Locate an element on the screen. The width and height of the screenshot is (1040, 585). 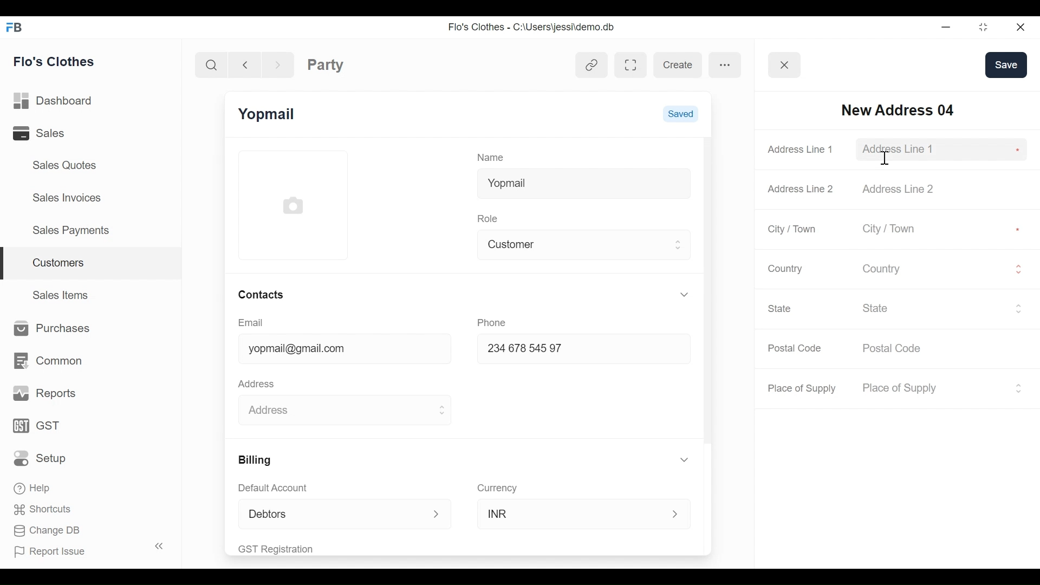
Name is located at coordinates (493, 157).